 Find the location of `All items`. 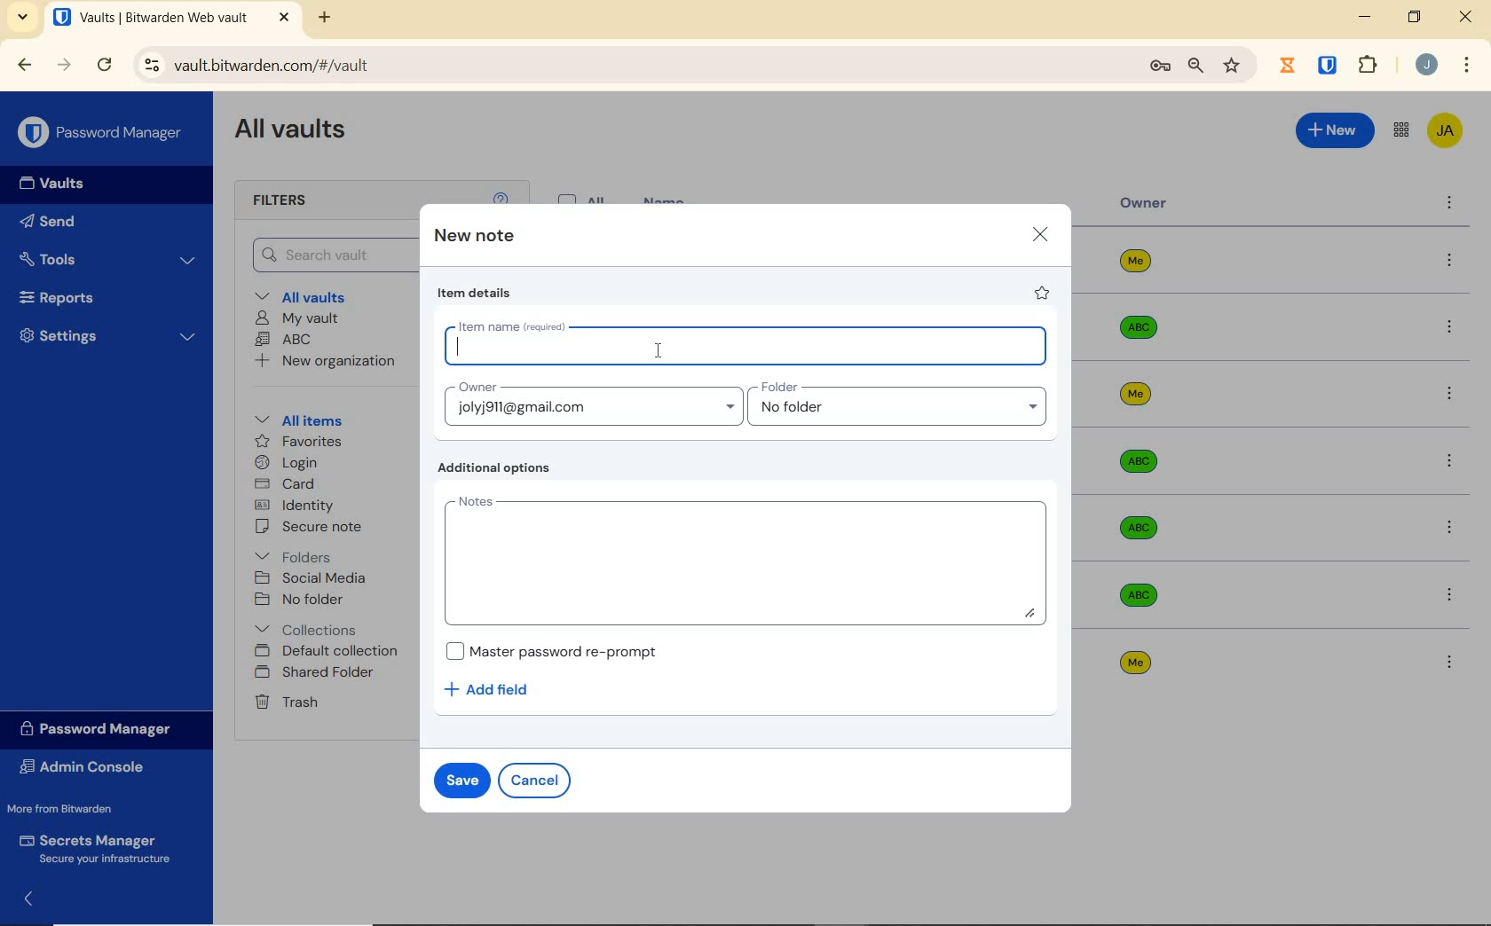

All items is located at coordinates (312, 420).